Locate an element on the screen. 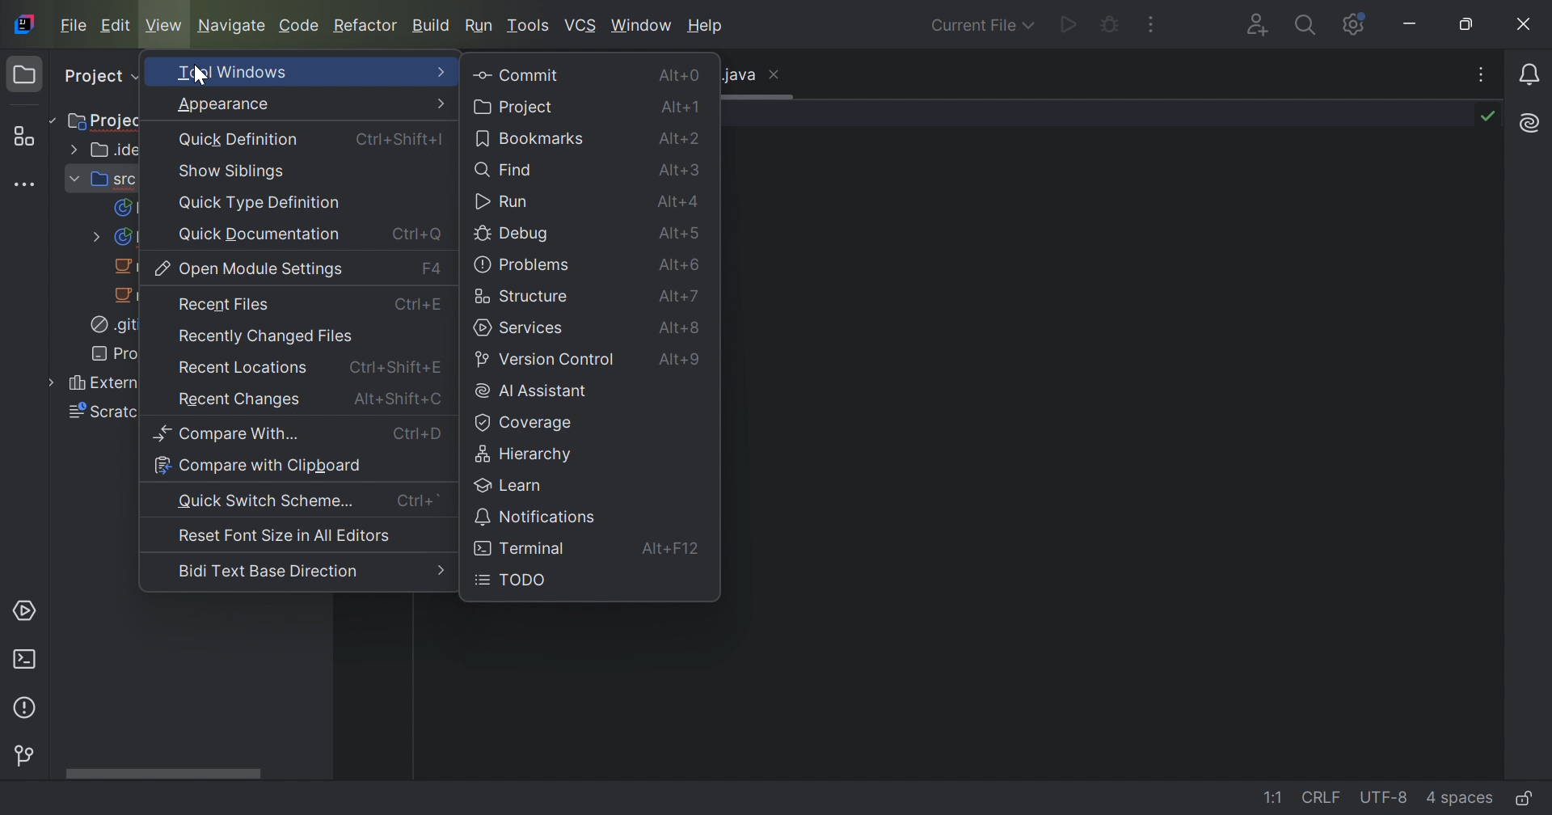 This screenshot has width=1552, height=815. Cursor is located at coordinates (199, 76).